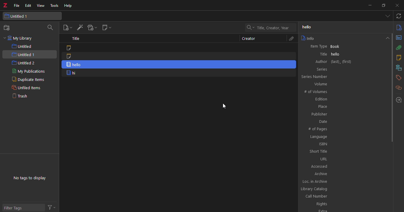  I want to click on library catalog, so click(342, 189).